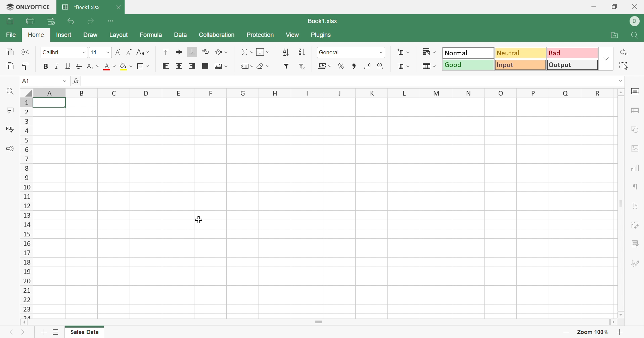 Image resolution: width=644 pixels, height=338 pixels. Describe the element at coordinates (166, 65) in the screenshot. I see `Align Left` at that location.